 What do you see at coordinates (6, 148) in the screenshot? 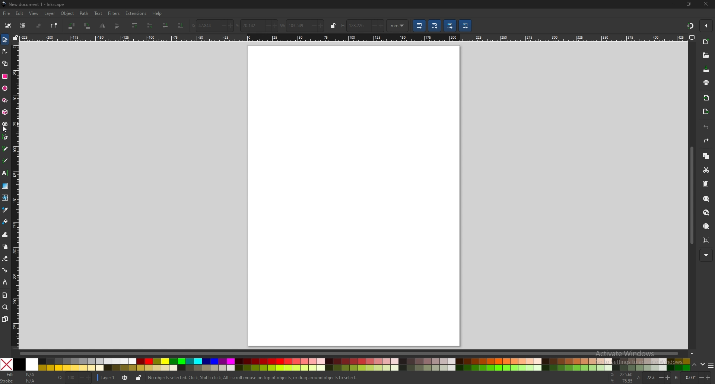
I see `pencil` at bounding box center [6, 148].